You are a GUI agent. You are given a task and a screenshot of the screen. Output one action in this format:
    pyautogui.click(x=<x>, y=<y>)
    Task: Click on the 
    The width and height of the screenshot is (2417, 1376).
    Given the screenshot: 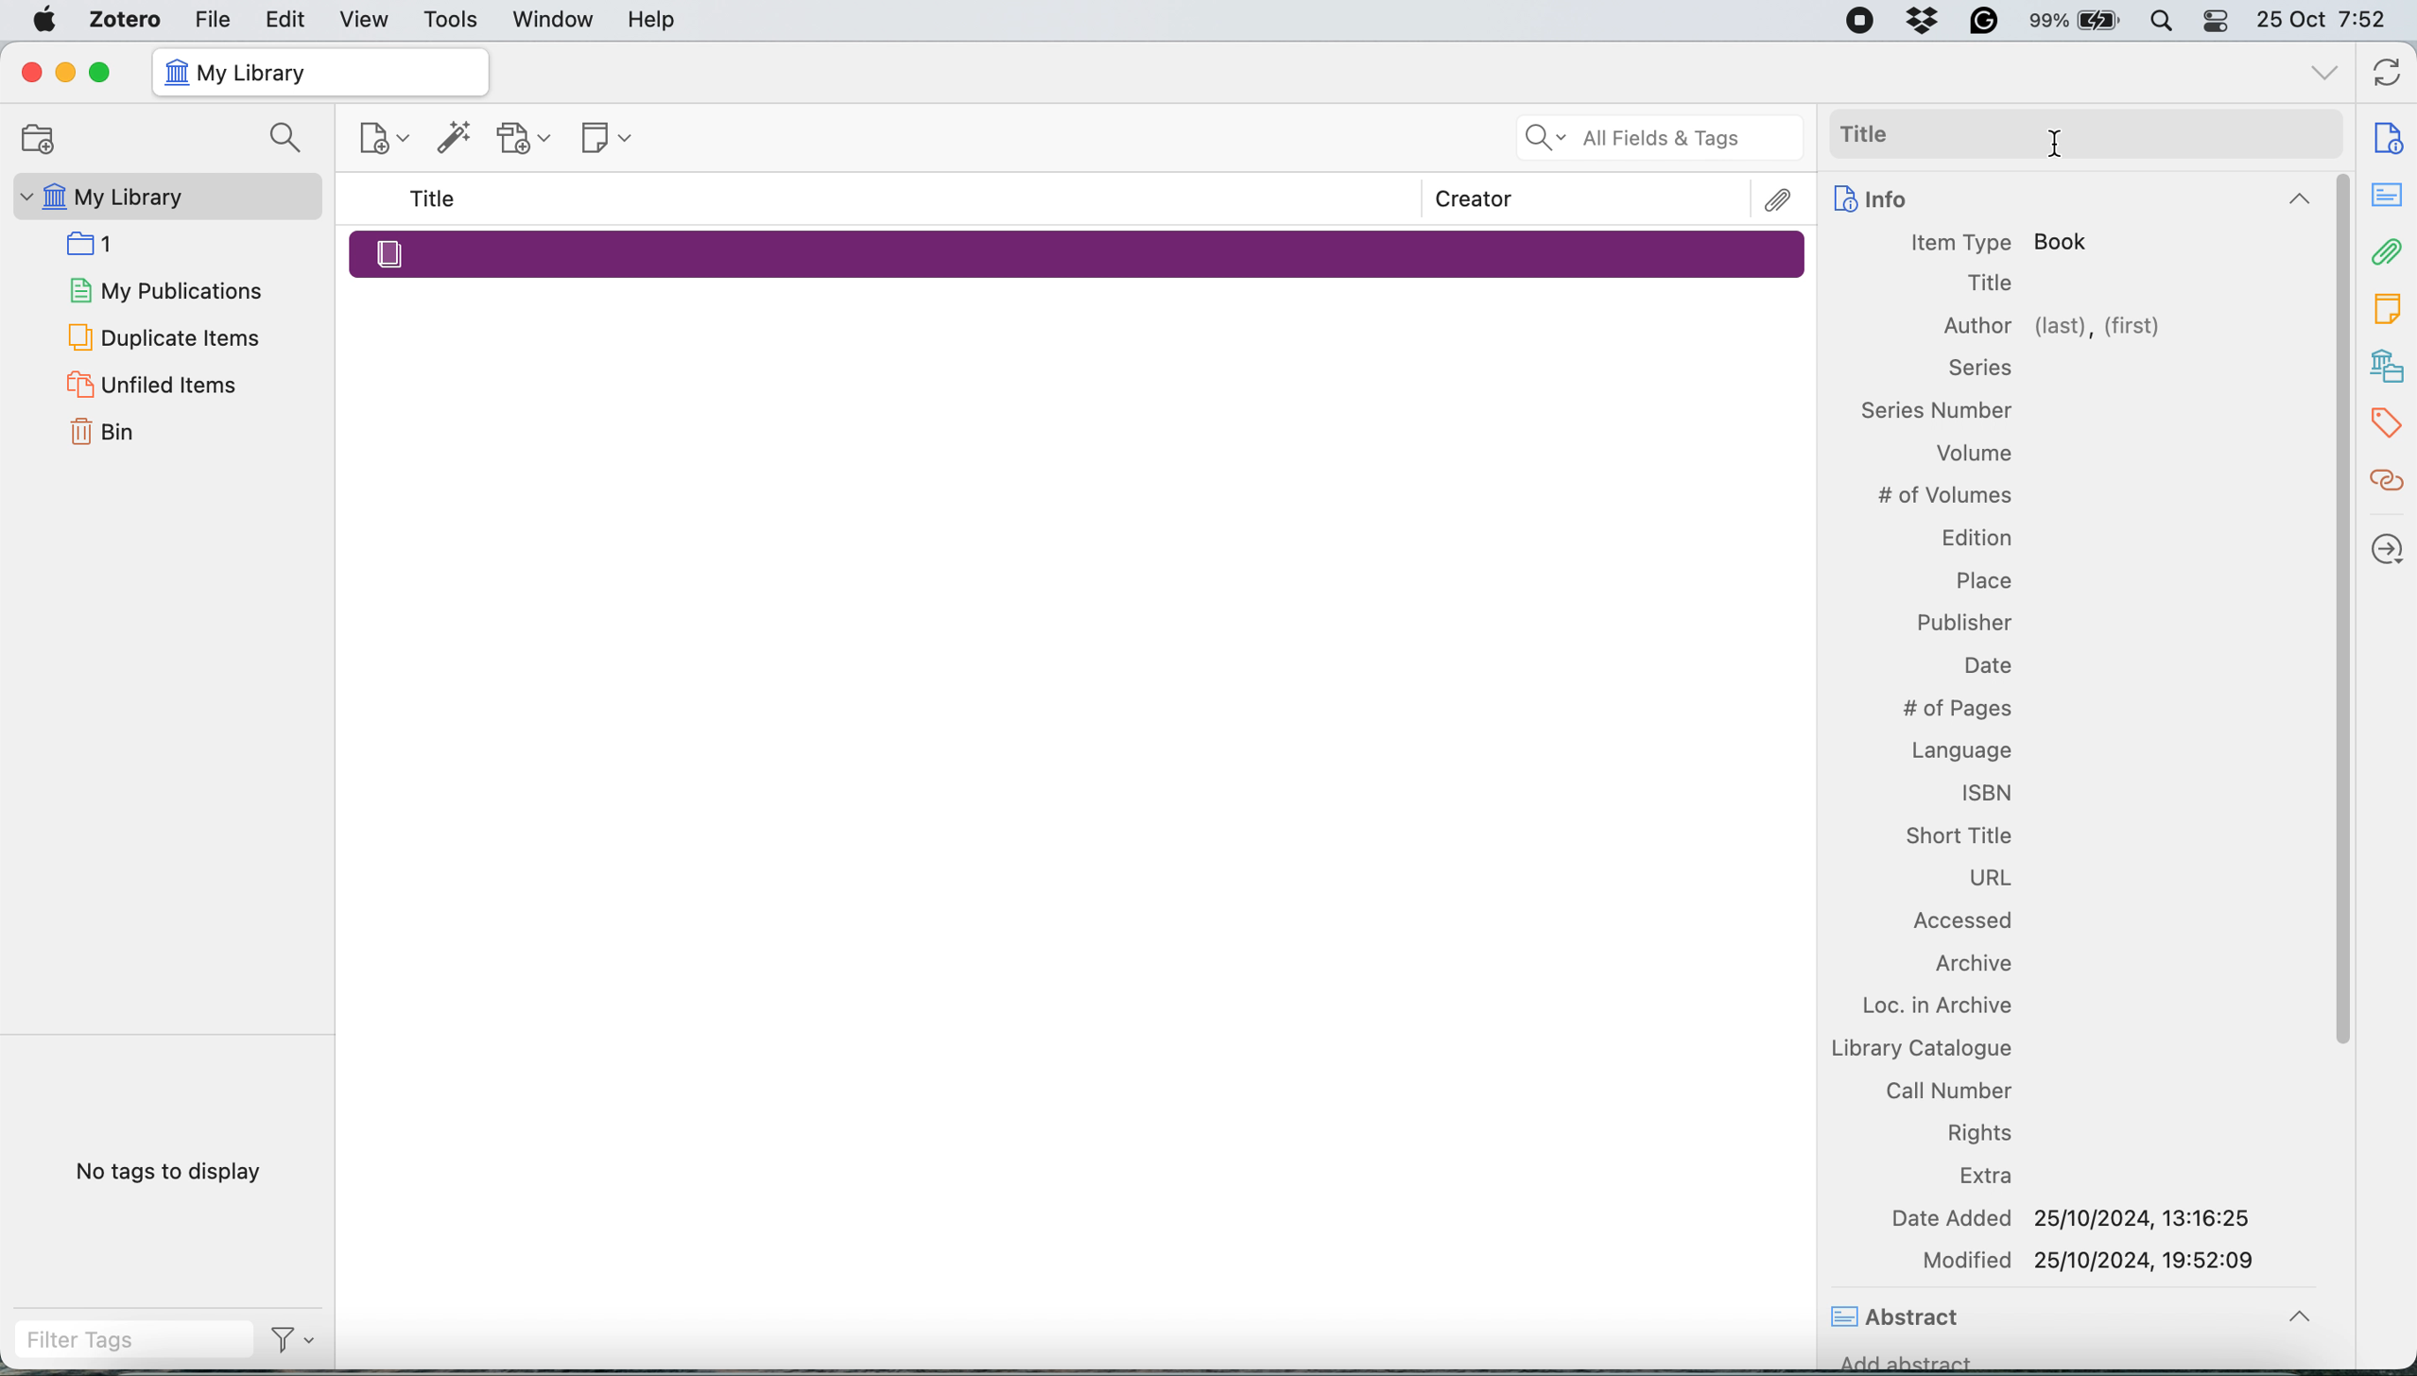 What is the action you would take?
    pyautogui.click(x=1937, y=408)
    